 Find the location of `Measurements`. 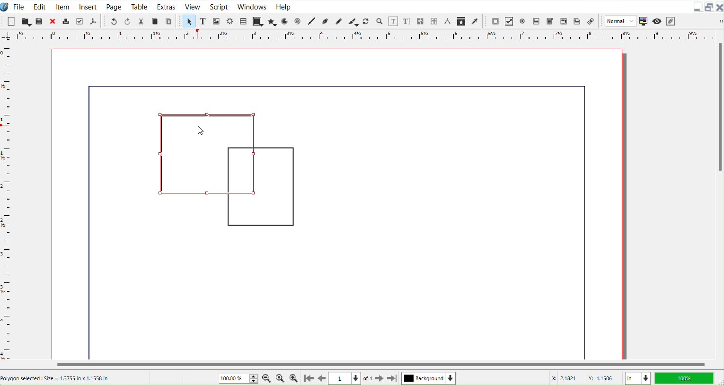

Measurements is located at coordinates (448, 22).